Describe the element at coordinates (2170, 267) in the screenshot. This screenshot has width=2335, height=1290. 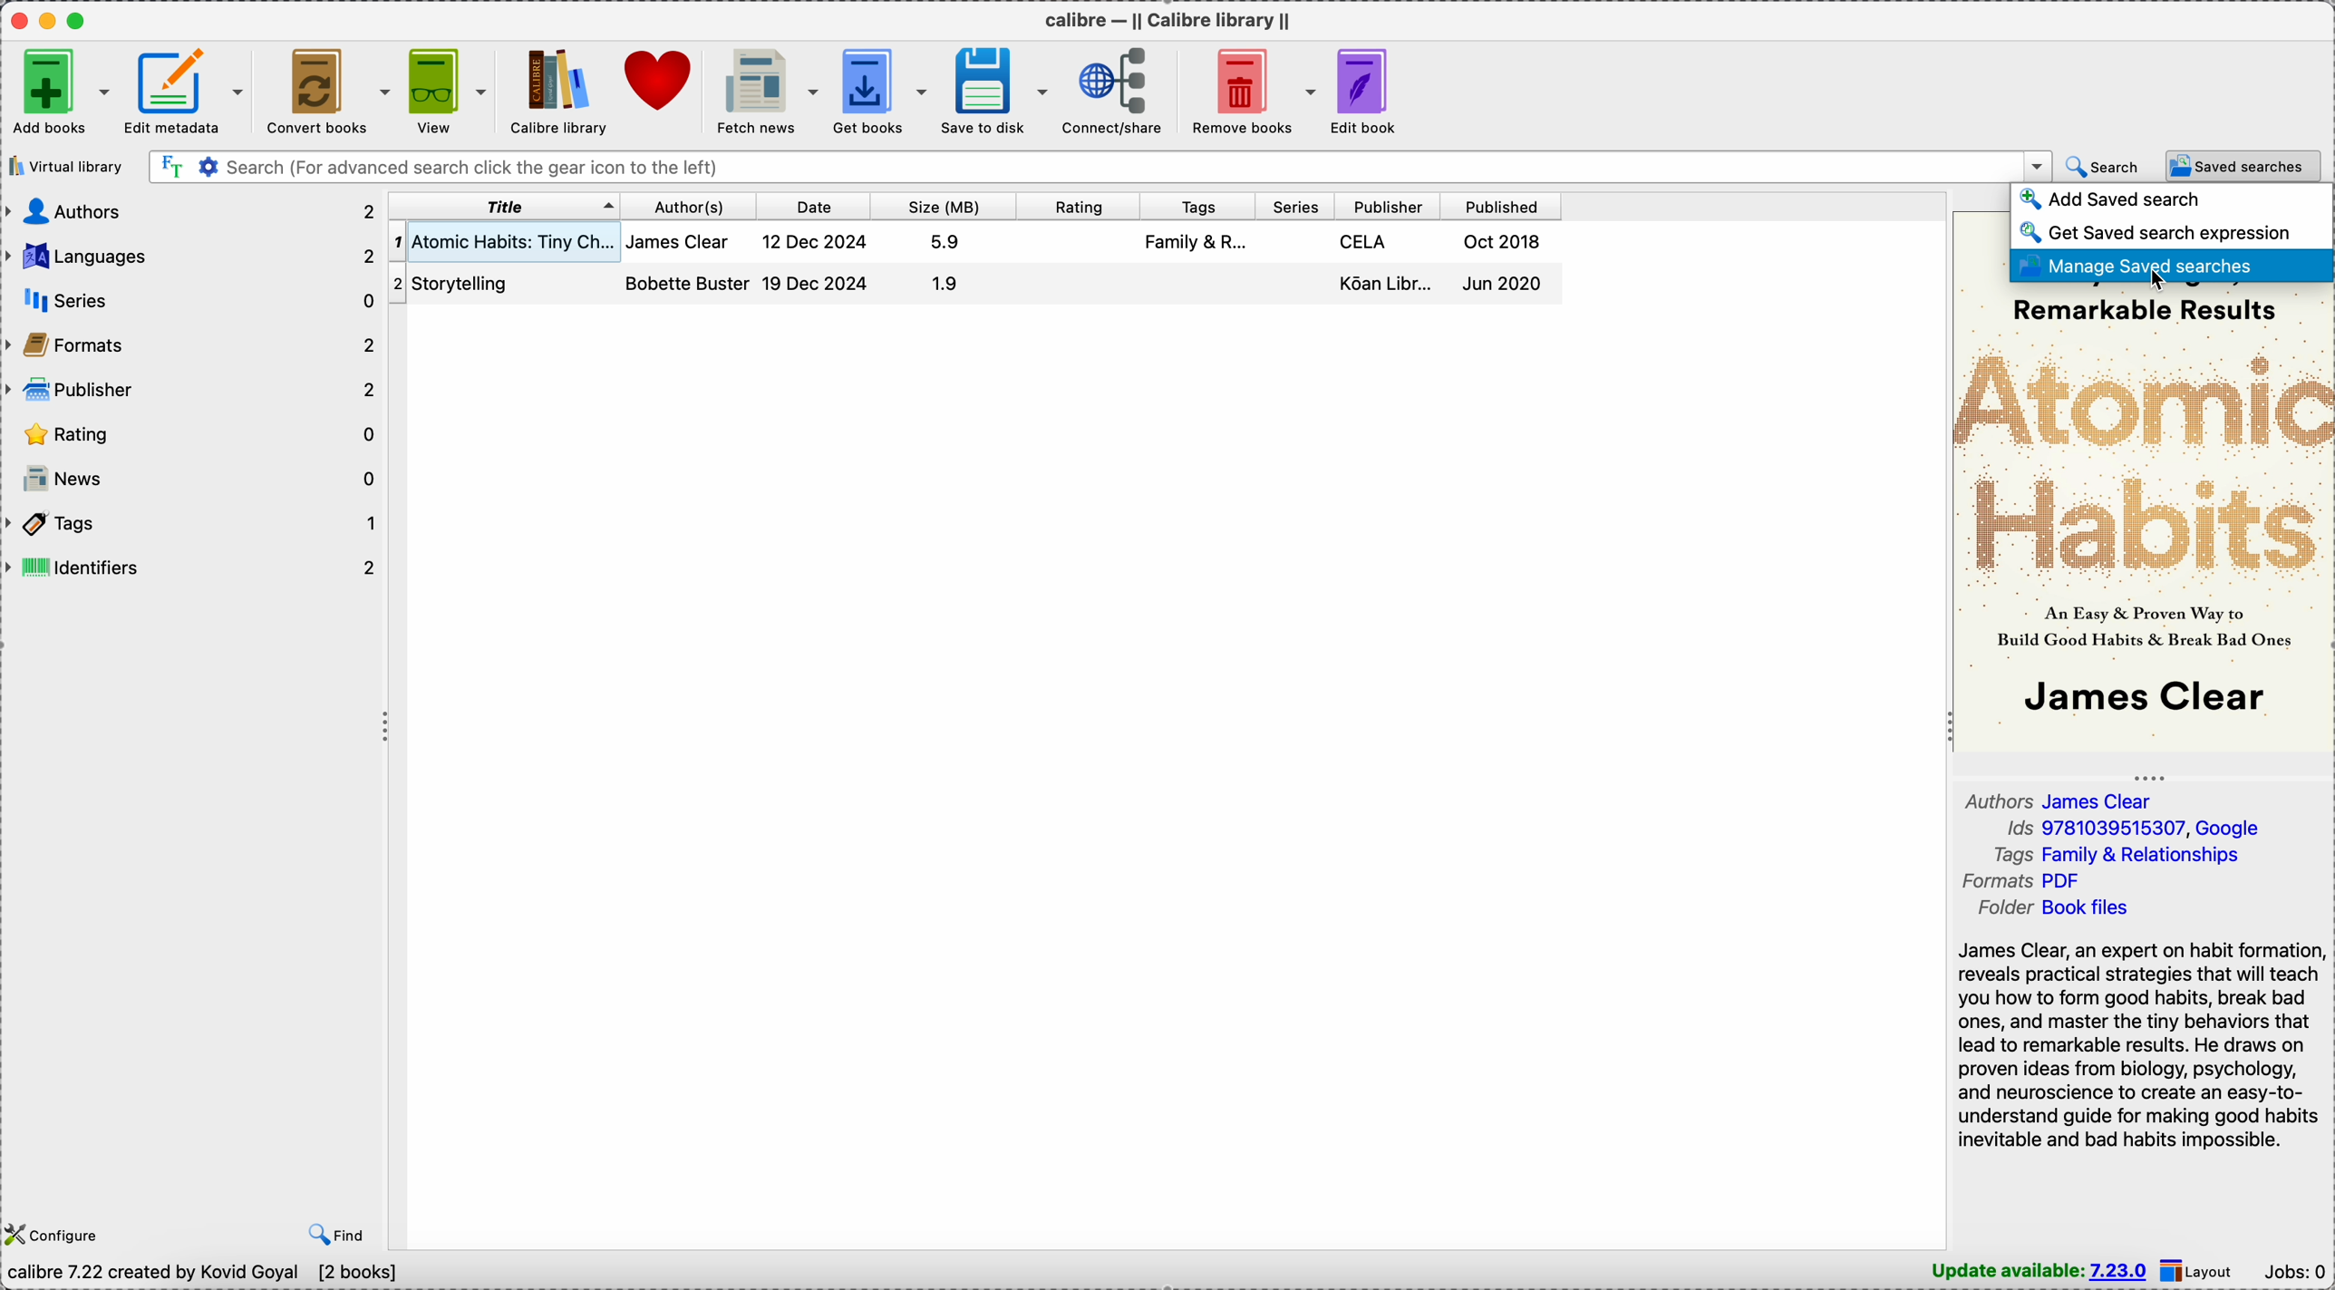
I see `manage saved searches` at that location.